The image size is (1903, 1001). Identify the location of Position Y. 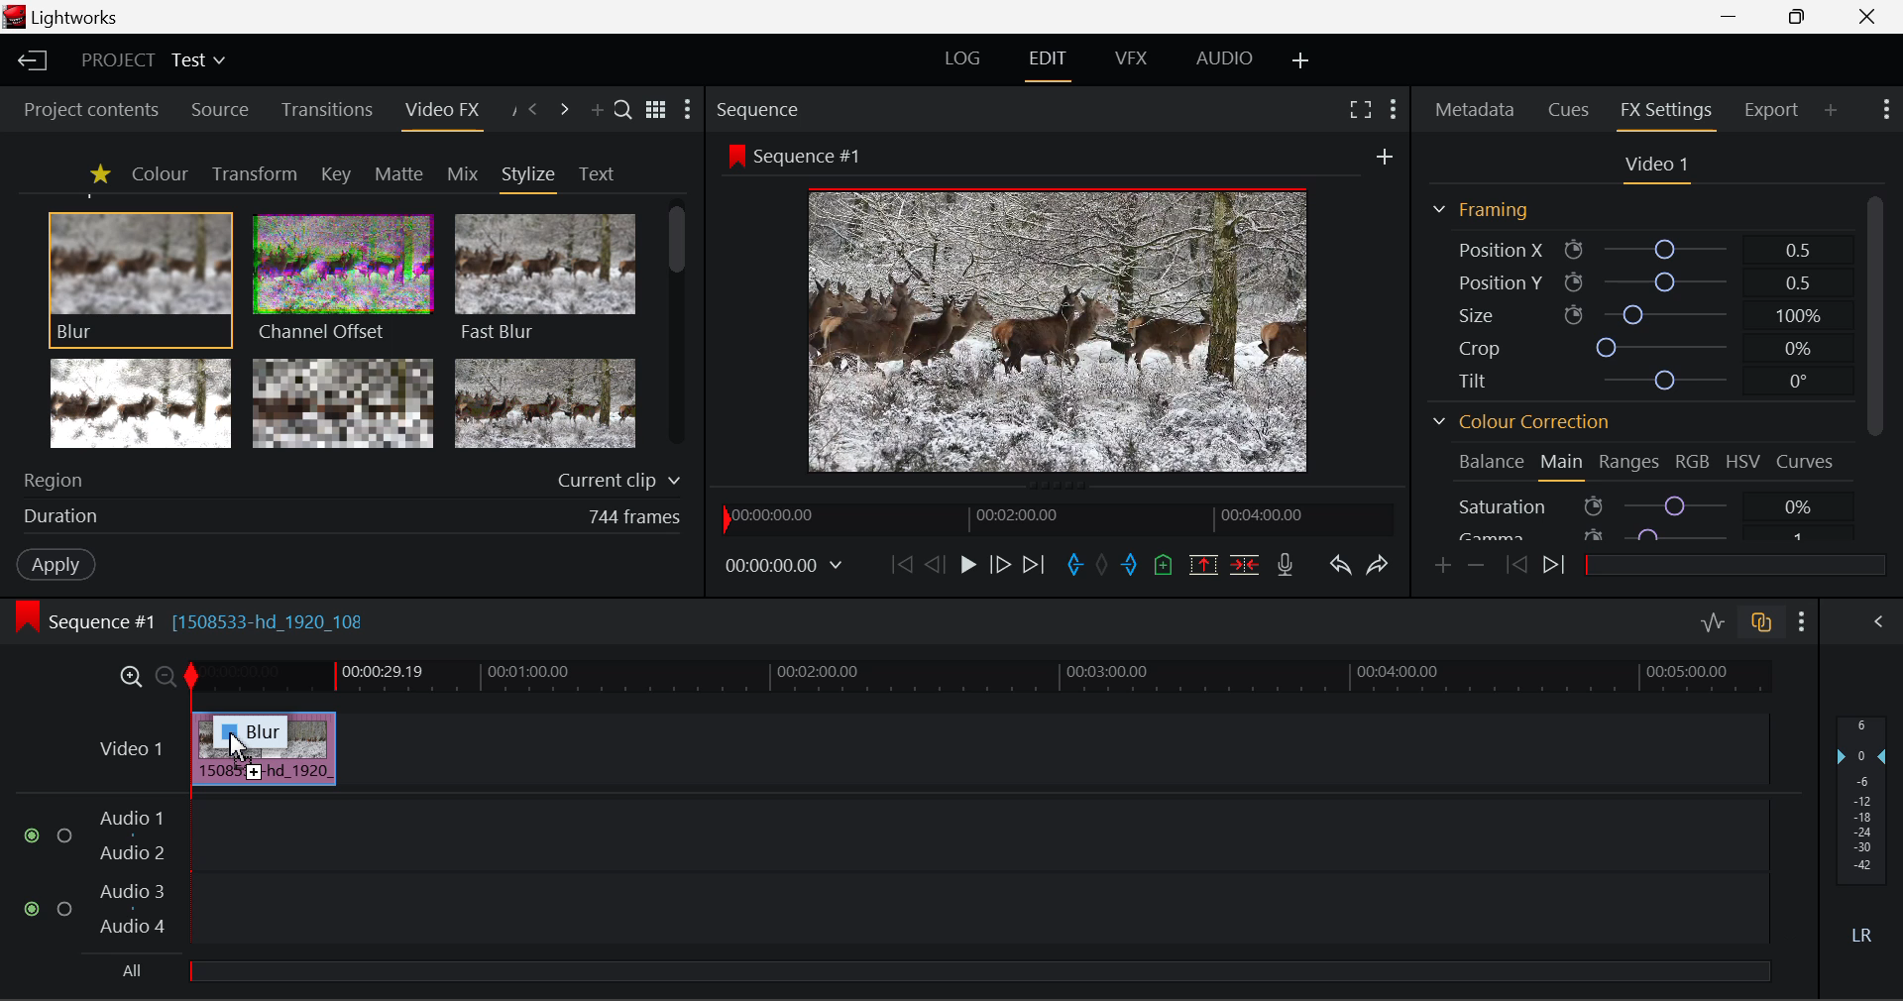
(1634, 281).